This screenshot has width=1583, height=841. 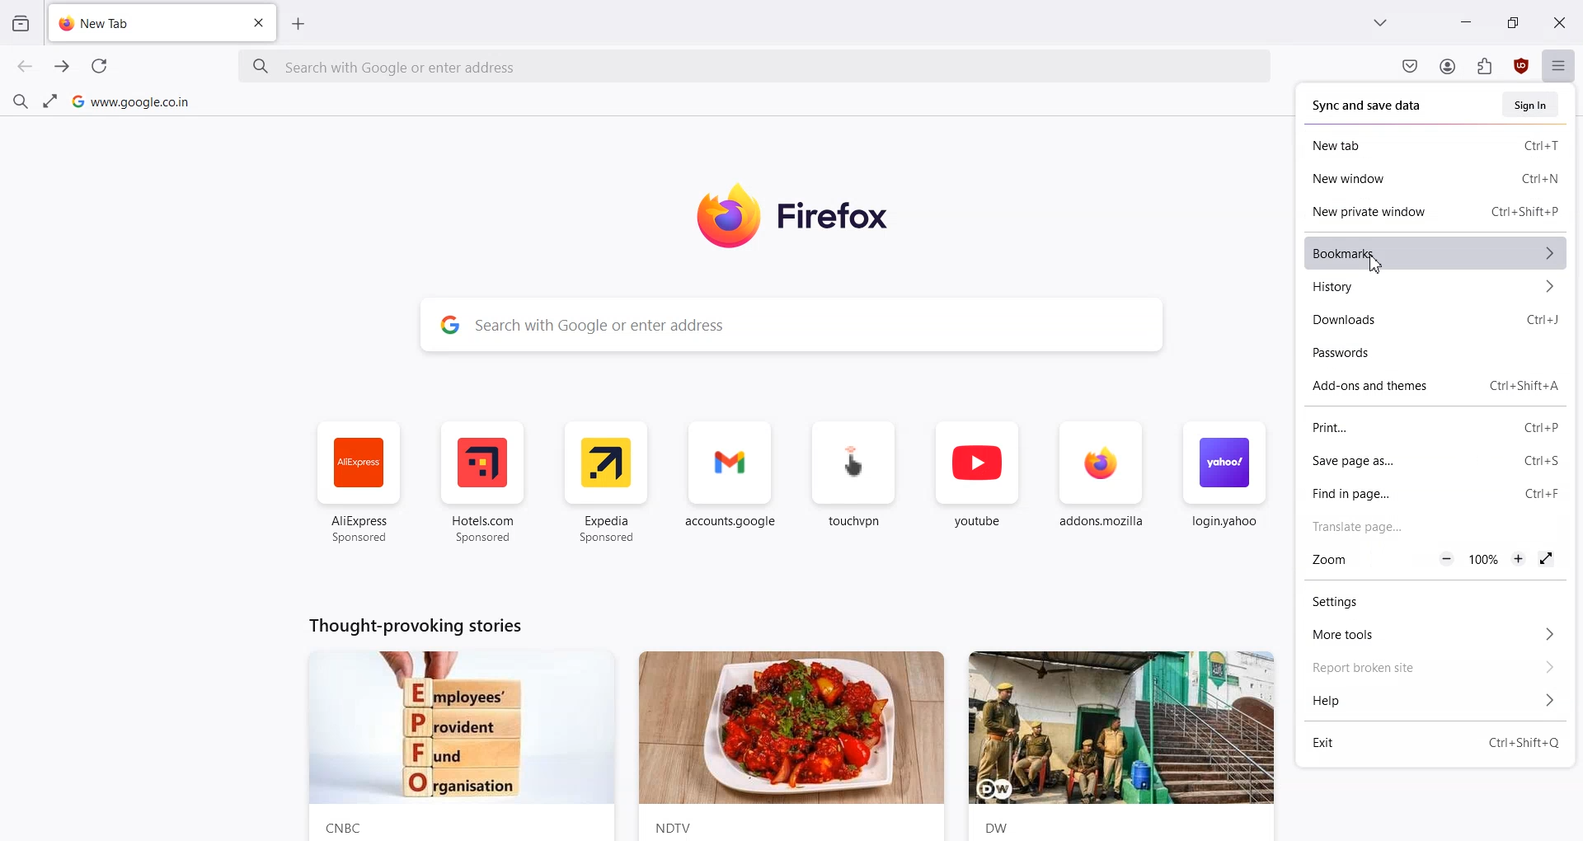 I want to click on Sign in, so click(x=1533, y=105).